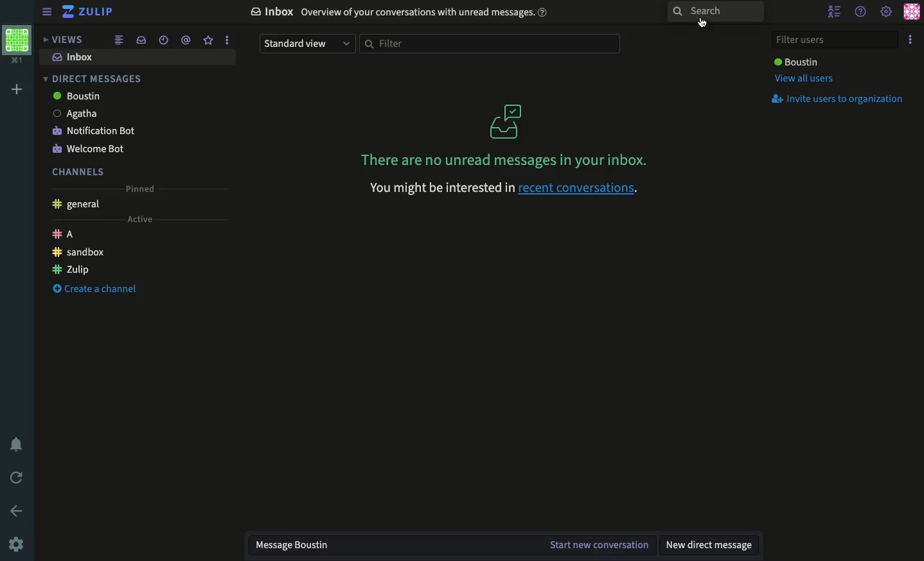 The width and height of the screenshot is (924, 561). What do you see at coordinates (226, 40) in the screenshot?
I see `Options` at bounding box center [226, 40].